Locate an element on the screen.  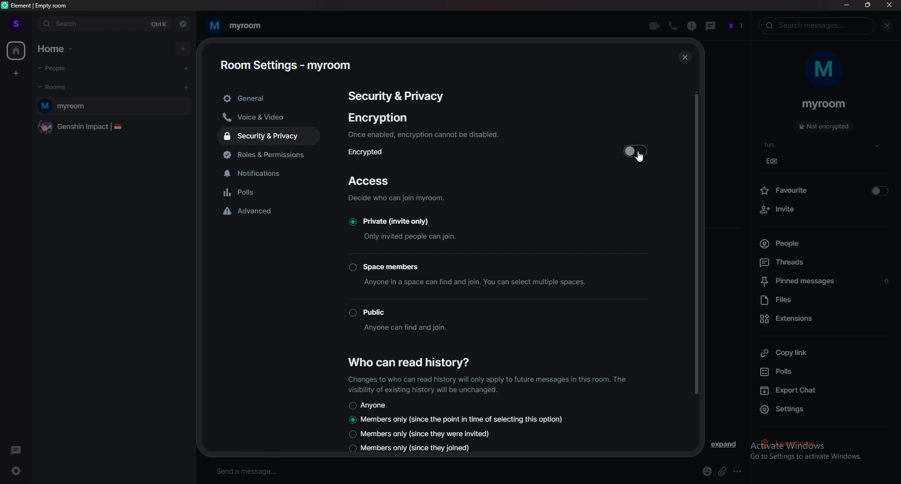
profile is located at coordinates (14, 21).